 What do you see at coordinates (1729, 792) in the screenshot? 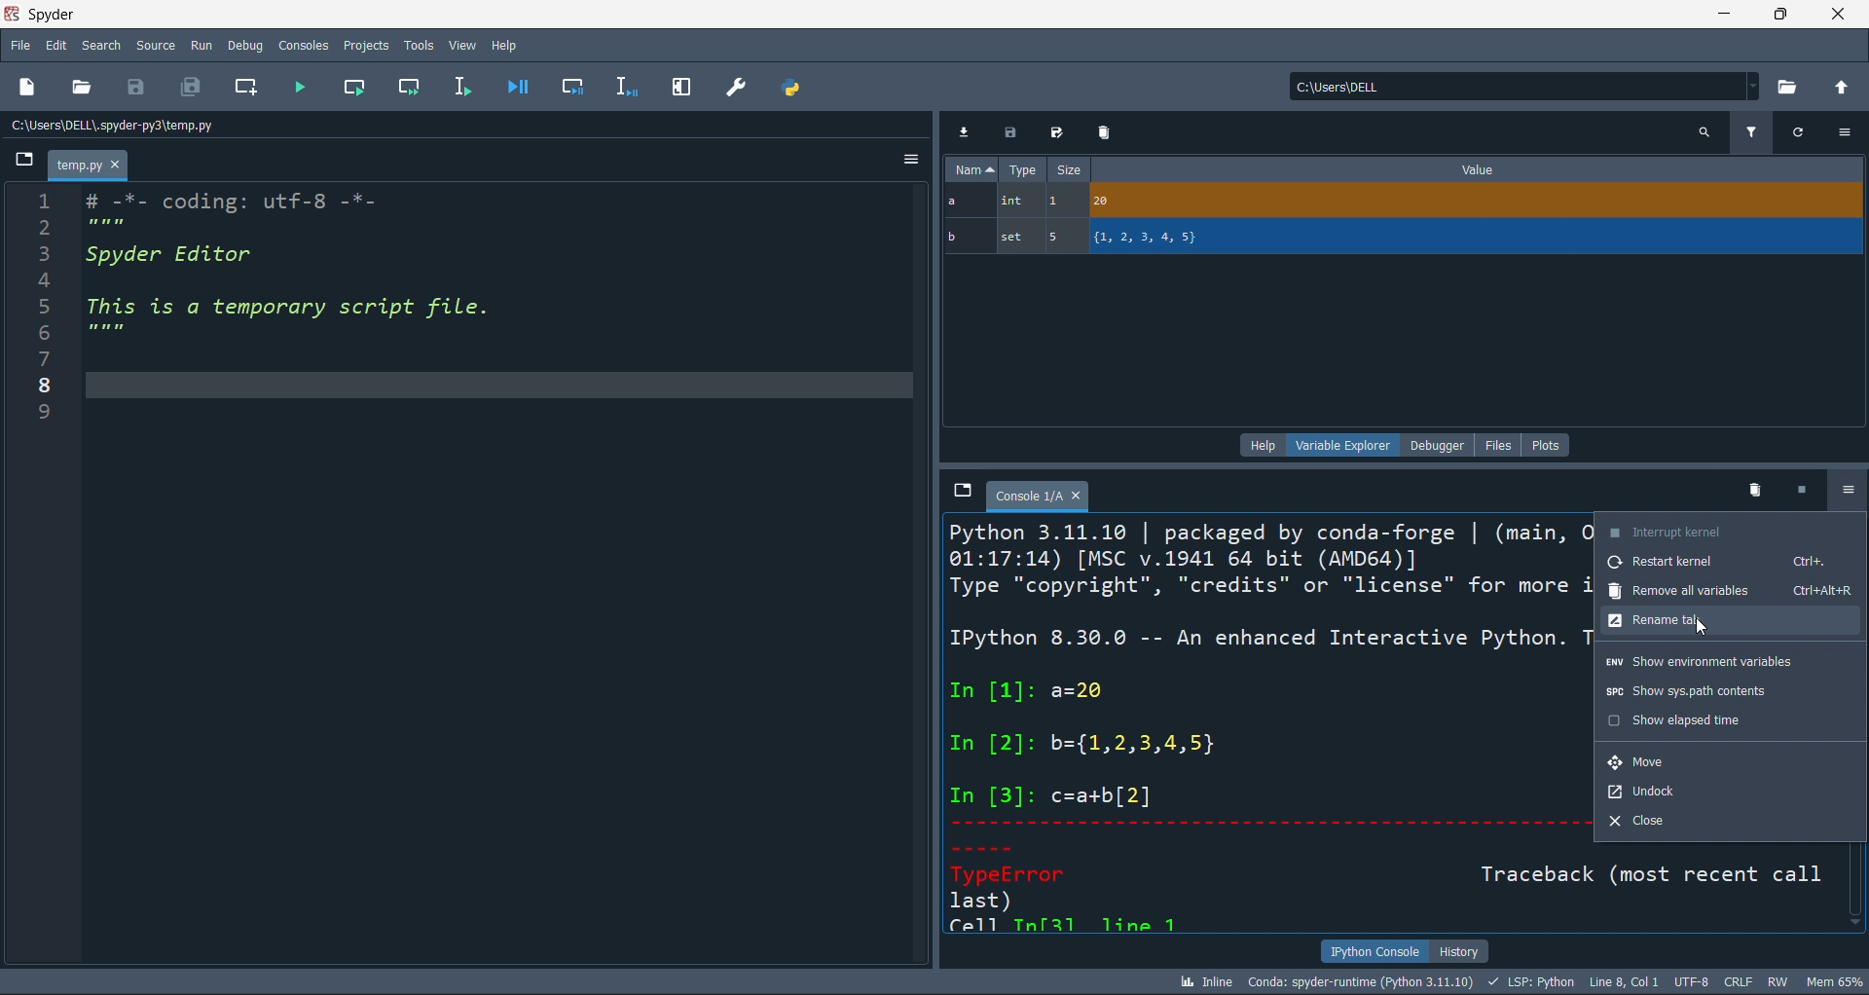
I see `undock ` at bounding box center [1729, 792].